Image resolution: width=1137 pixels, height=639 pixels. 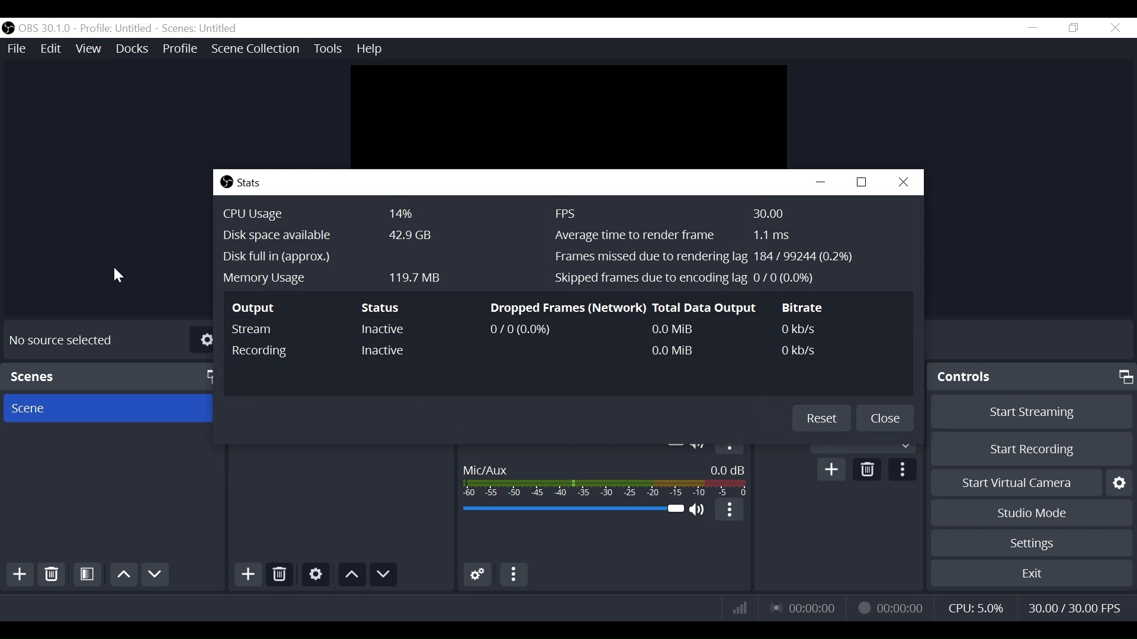 What do you see at coordinates (710, 279) in the screenshot?
I see `Skipped frames due to encoding lag` at bounding box center [710, 279].